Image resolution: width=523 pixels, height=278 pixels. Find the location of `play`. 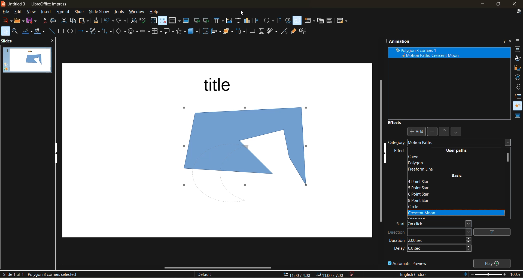

play is located at coordinates (493, 263).